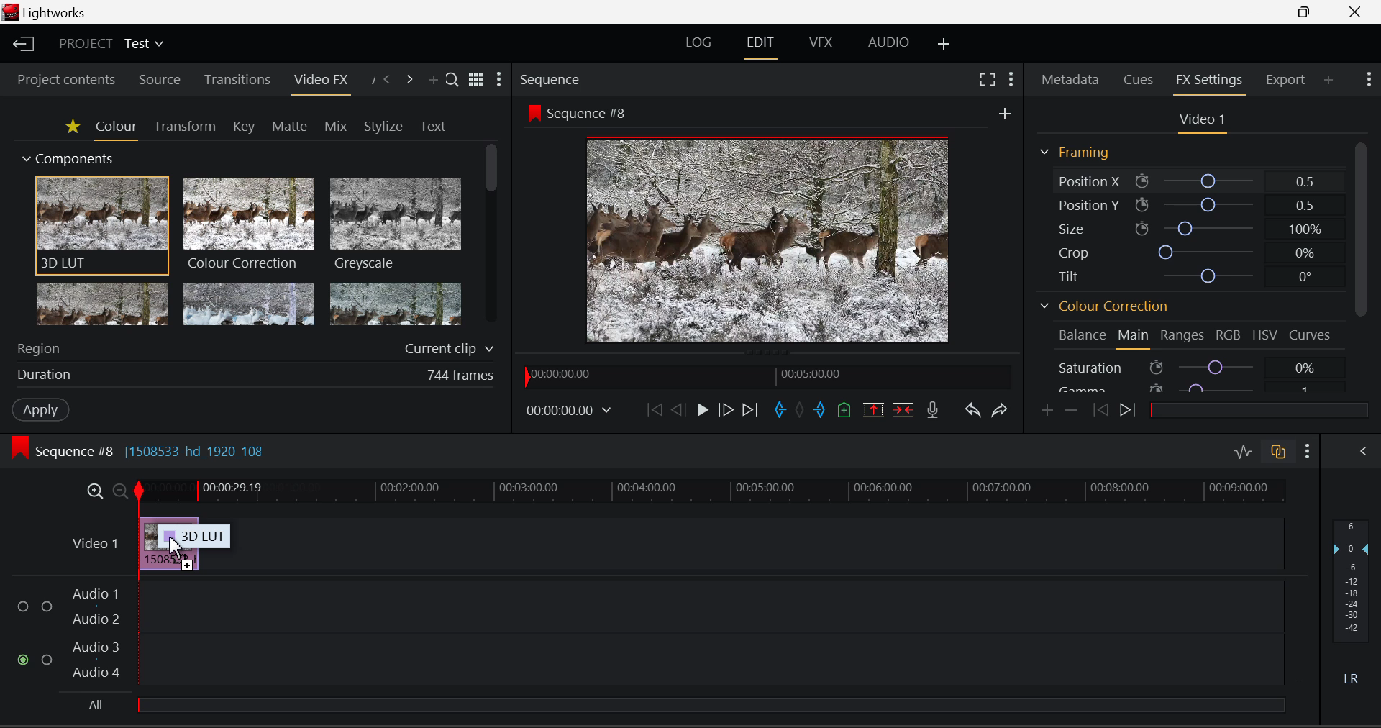 This screenshot has width=1381, height=728. Describe the element at coordinates (65, 81) in the screenshot. I see `Project contents` at that location.